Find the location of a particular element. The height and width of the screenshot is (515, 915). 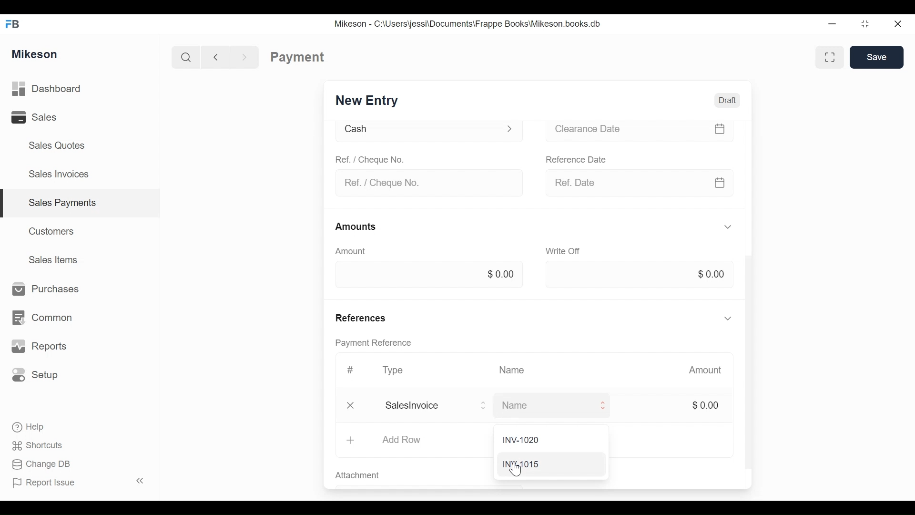

Shortcuts is located at coordinates (41, 443).